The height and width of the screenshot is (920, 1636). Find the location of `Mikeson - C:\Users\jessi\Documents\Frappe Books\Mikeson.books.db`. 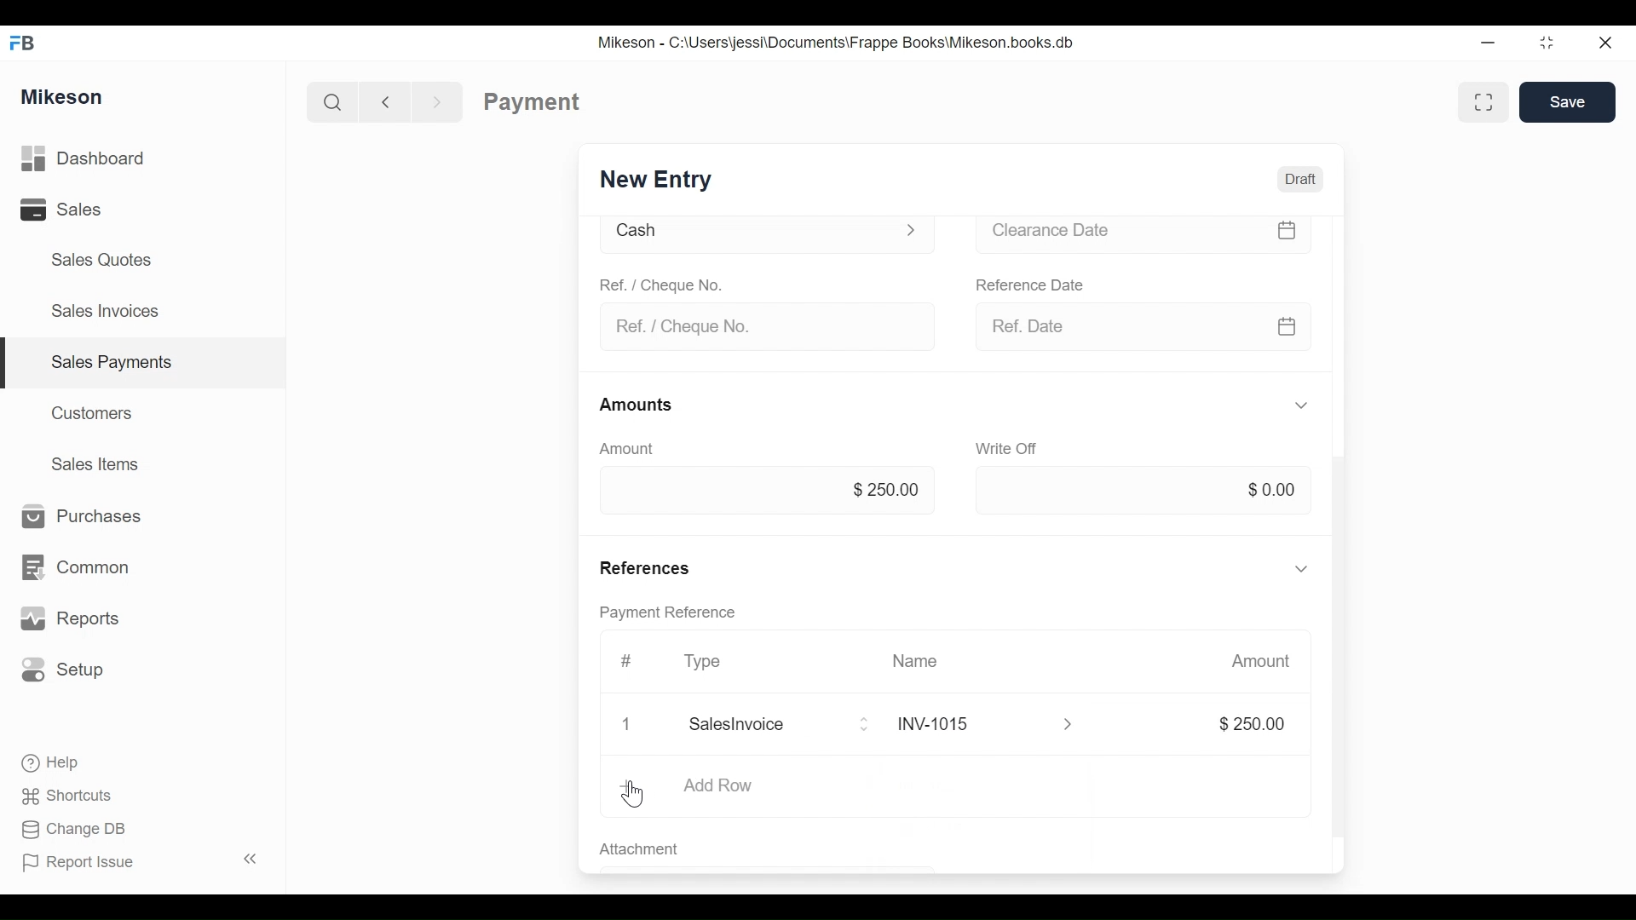

Mikeson - C:\Users\jessi\Documents\Frappe Books\Mikeson.books.db is located at coordinates (838, 43).